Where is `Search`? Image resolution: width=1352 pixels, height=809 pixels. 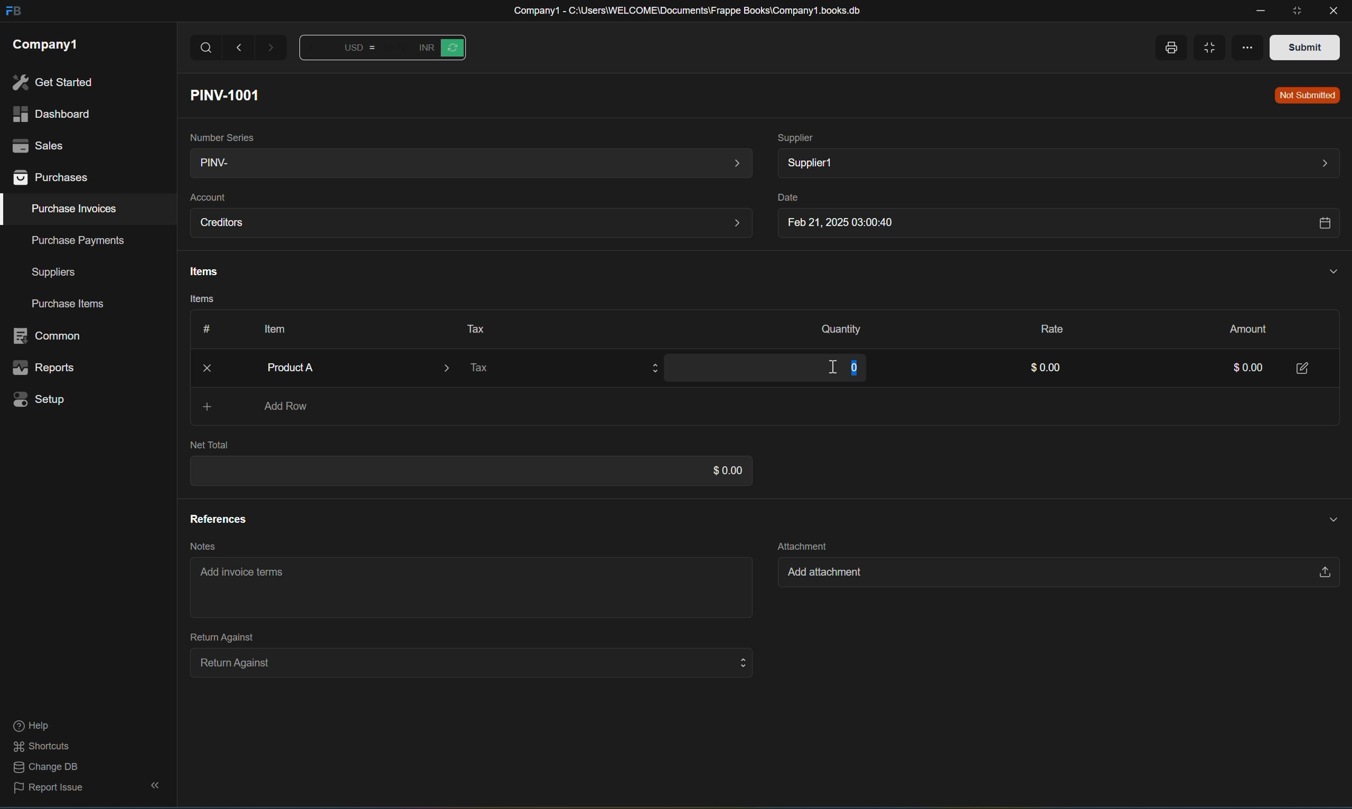
Search is located at coordinates (206, 48).